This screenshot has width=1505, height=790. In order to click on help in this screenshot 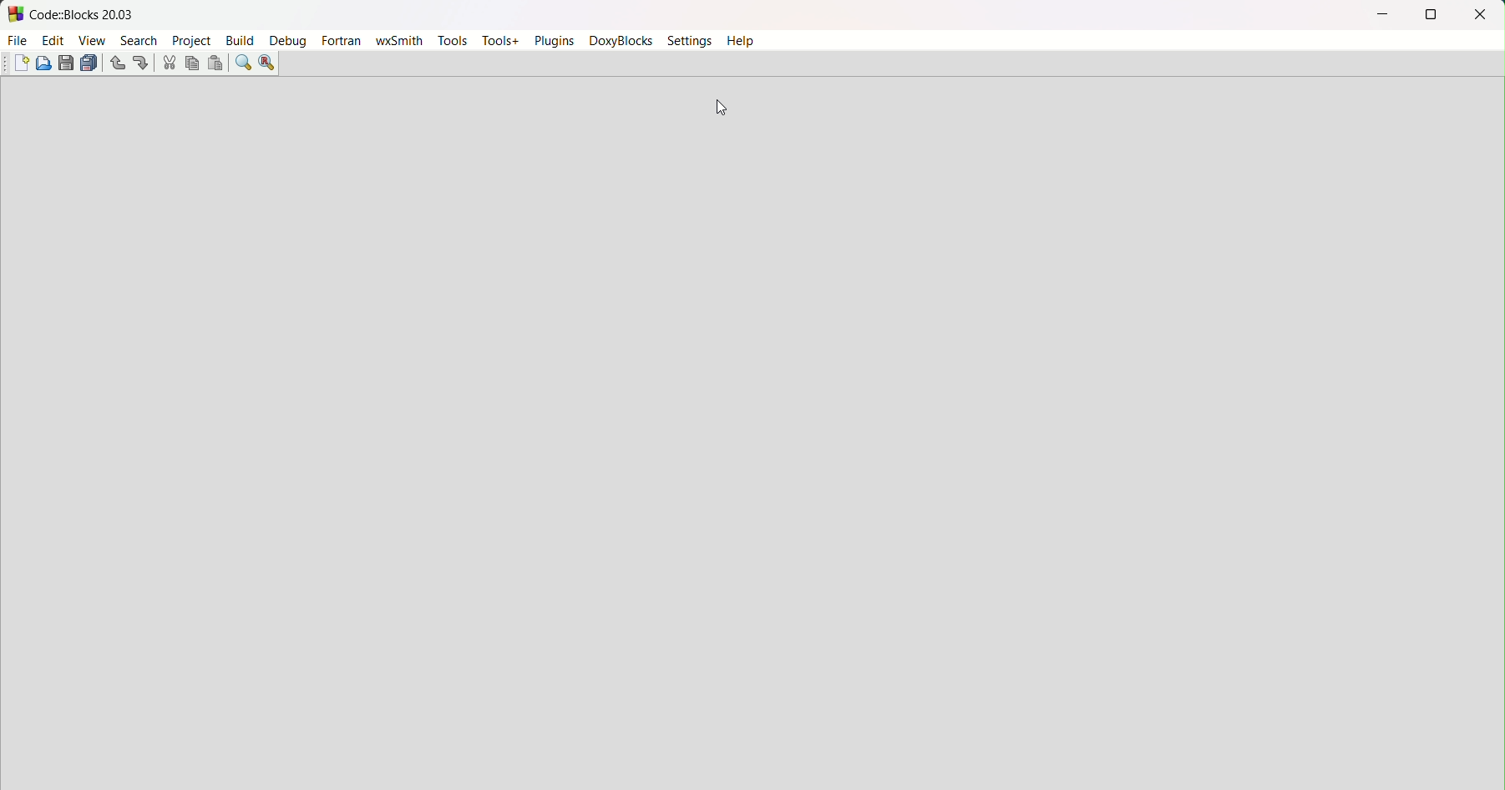, I will do `click(742, 40)`.